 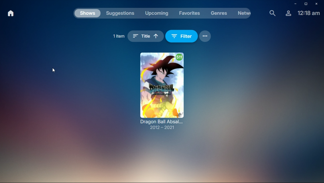 What do you see at coordinates (207, 35) in the screenshot?
I see `more` at bounding box center [207, 35].